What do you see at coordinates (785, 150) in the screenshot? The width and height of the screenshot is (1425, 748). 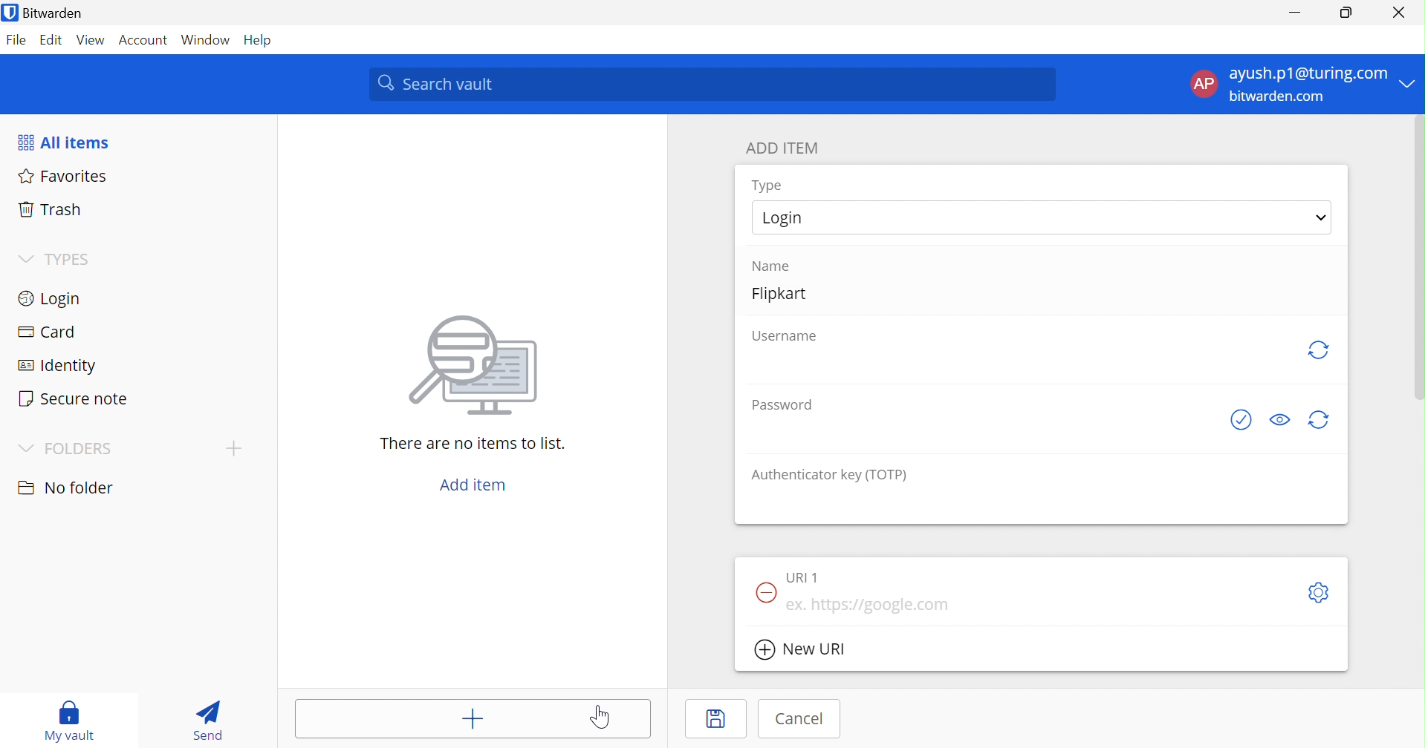 I see `ADD ITEM` at bounding box center [785, 150].